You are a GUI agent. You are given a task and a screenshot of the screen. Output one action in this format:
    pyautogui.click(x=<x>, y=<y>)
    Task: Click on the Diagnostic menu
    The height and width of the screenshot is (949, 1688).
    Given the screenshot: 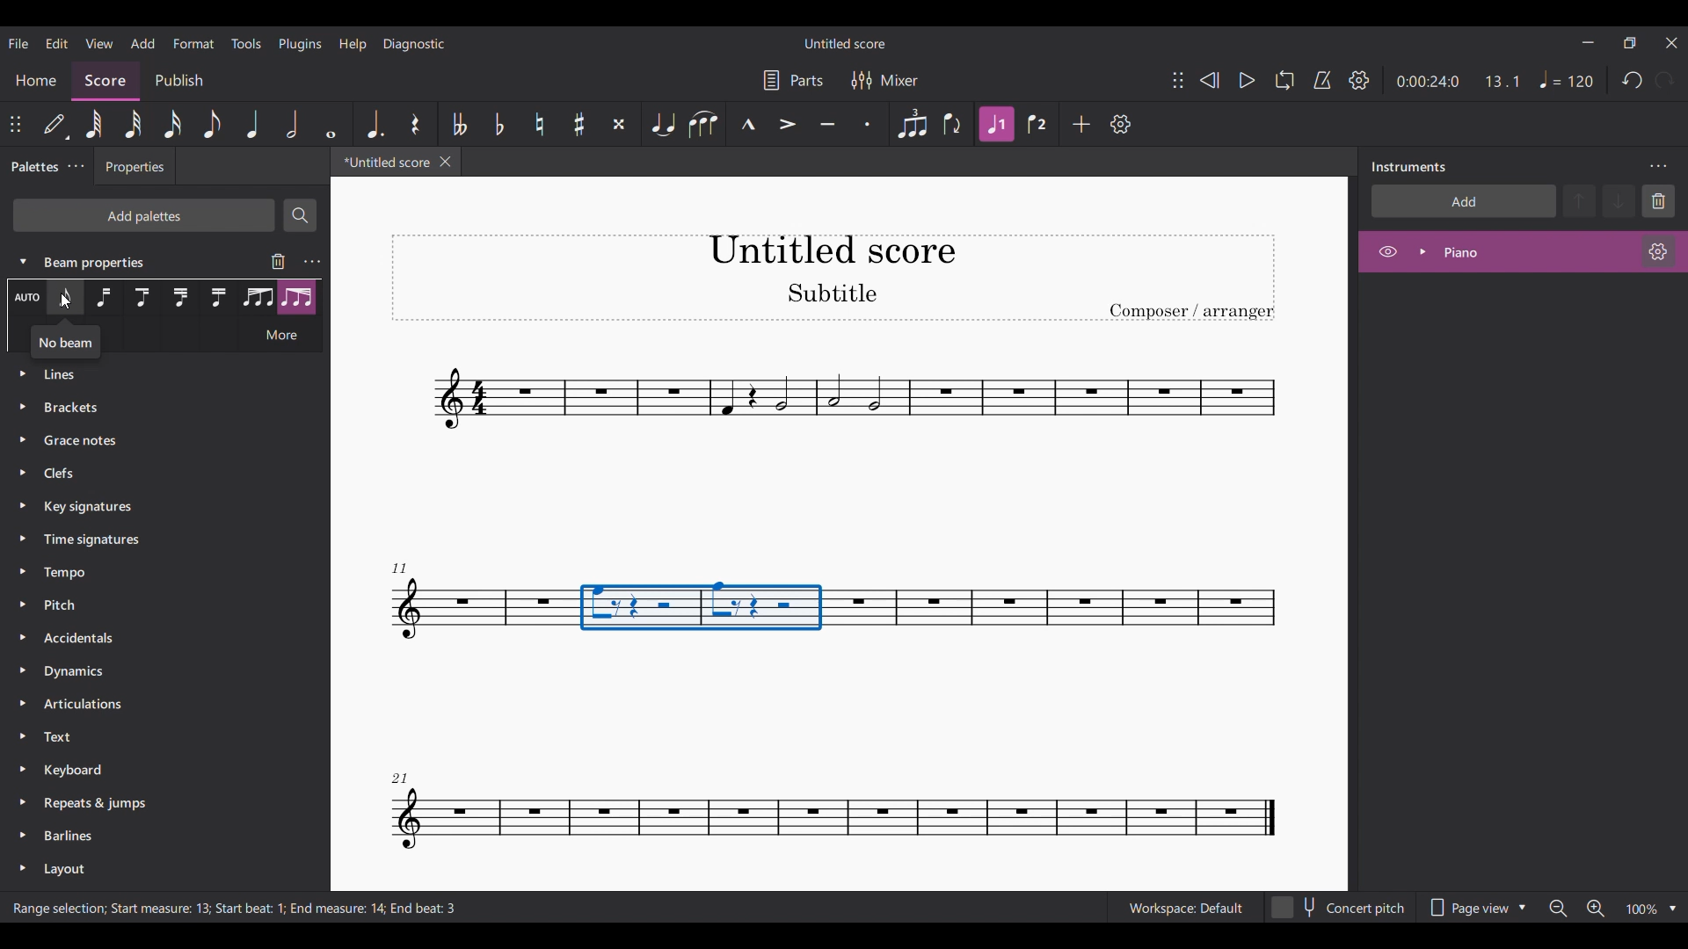 What is the action you would take?
    pyautogui.click(x=414, y=43)
    